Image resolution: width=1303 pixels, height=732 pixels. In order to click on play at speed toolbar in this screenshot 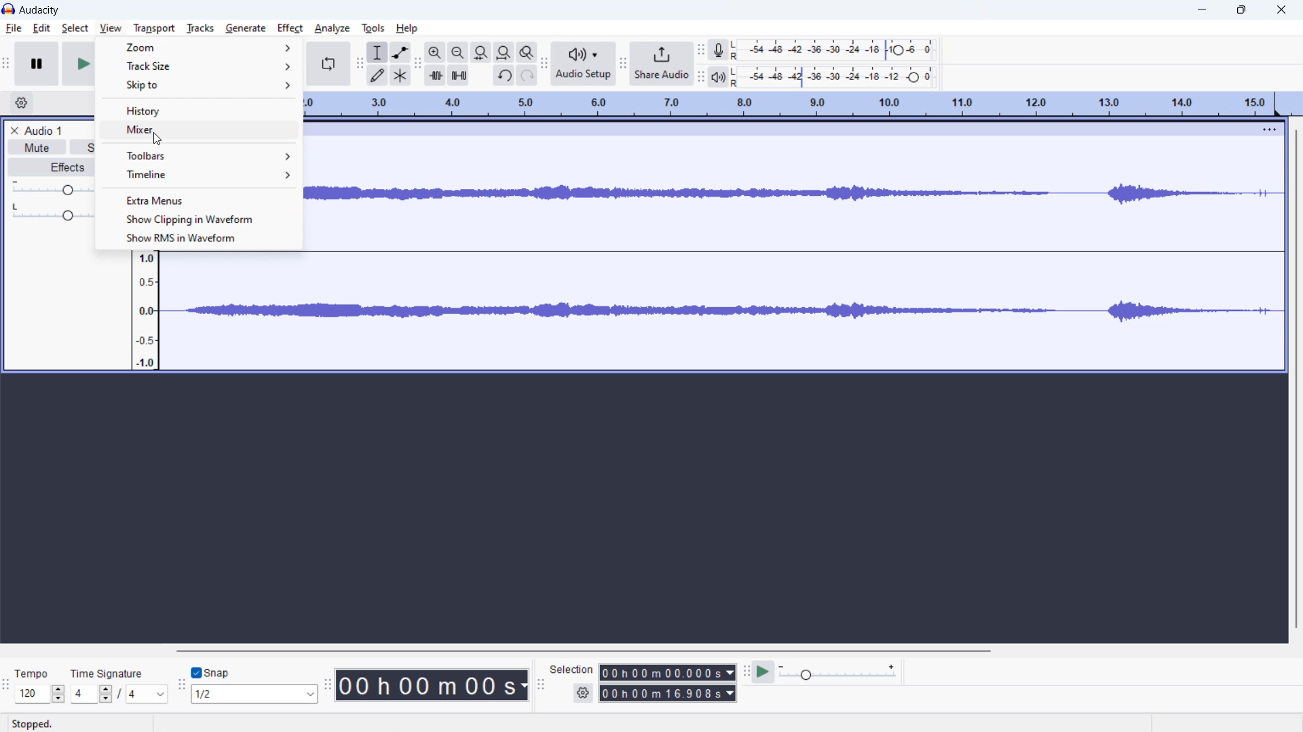, I will do `click(744, 671)`.